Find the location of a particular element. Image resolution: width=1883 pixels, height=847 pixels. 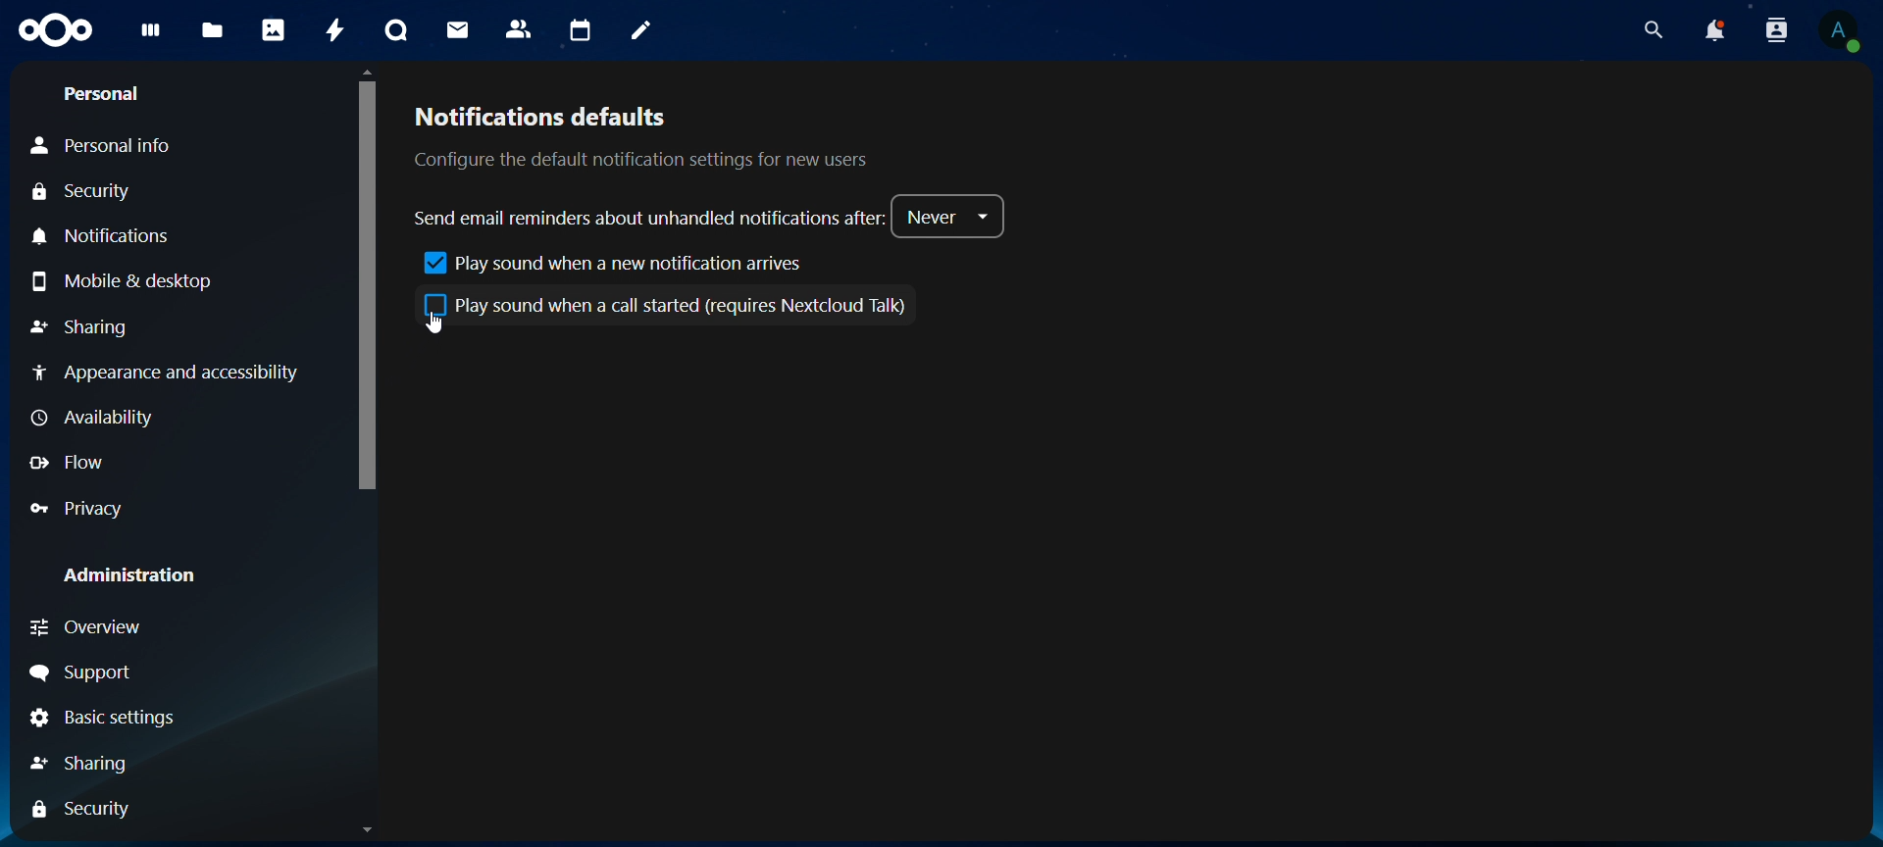

send email reminders about unhandled notifications after is located at coordinates (646, 216).